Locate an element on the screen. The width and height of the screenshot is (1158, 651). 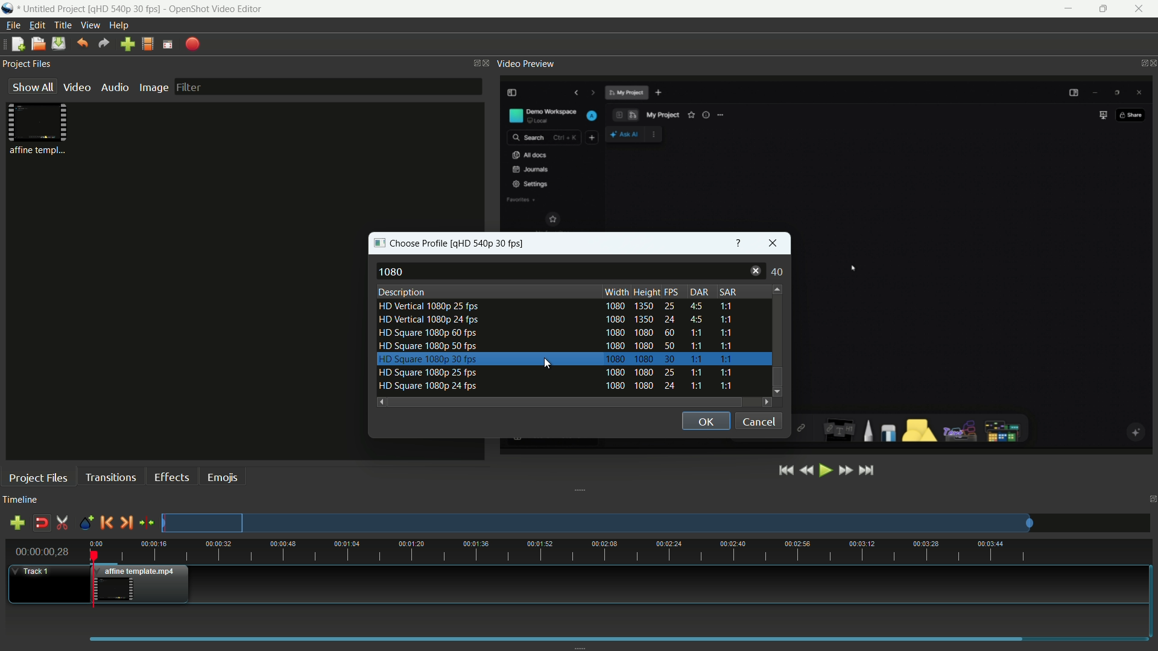
scroll bar is located at coordinates (776, 328).